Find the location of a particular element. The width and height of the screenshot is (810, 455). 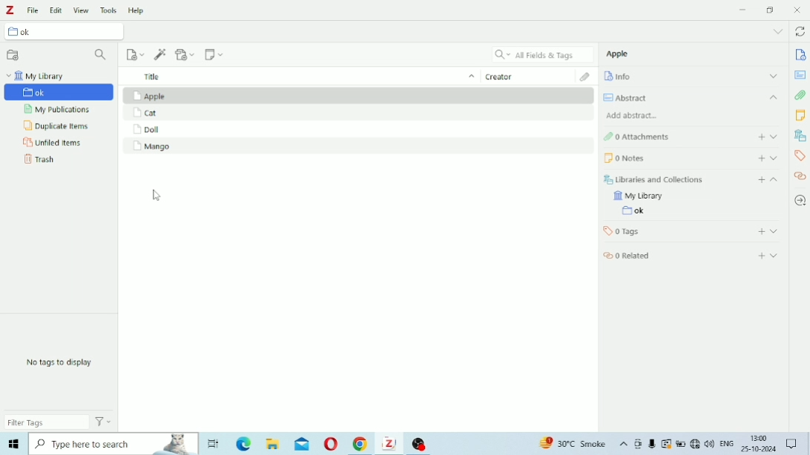

Info is located at coordinates (801, 56).